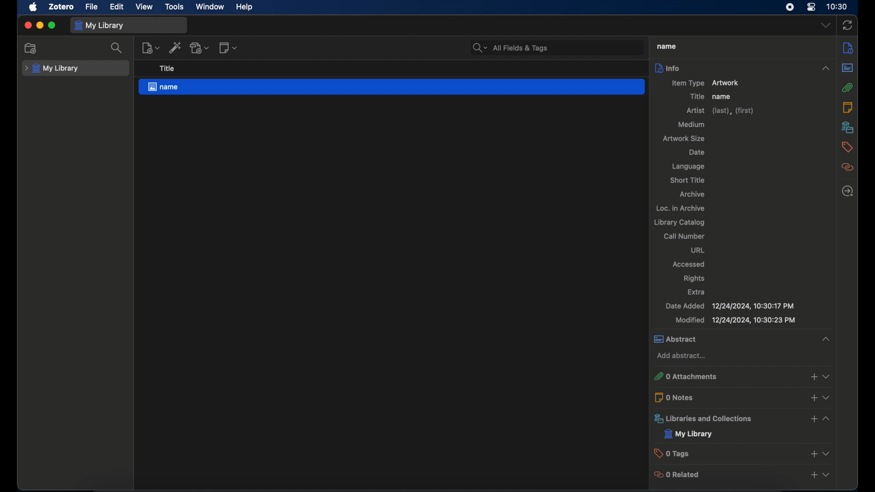 This screenshot has width=875, height=492. I want to click on my library, so click(52, 69).